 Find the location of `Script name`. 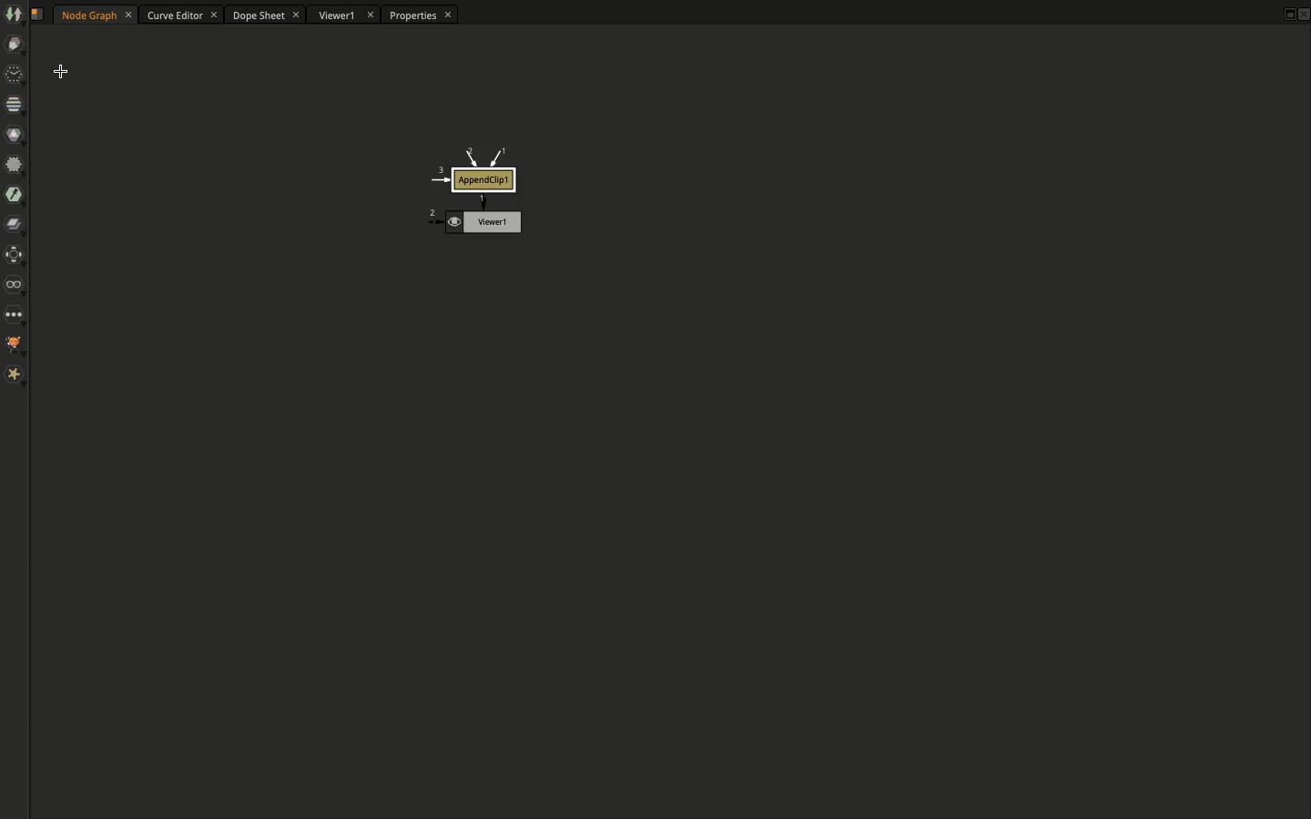

Script name is located at coordinates (42, 15).